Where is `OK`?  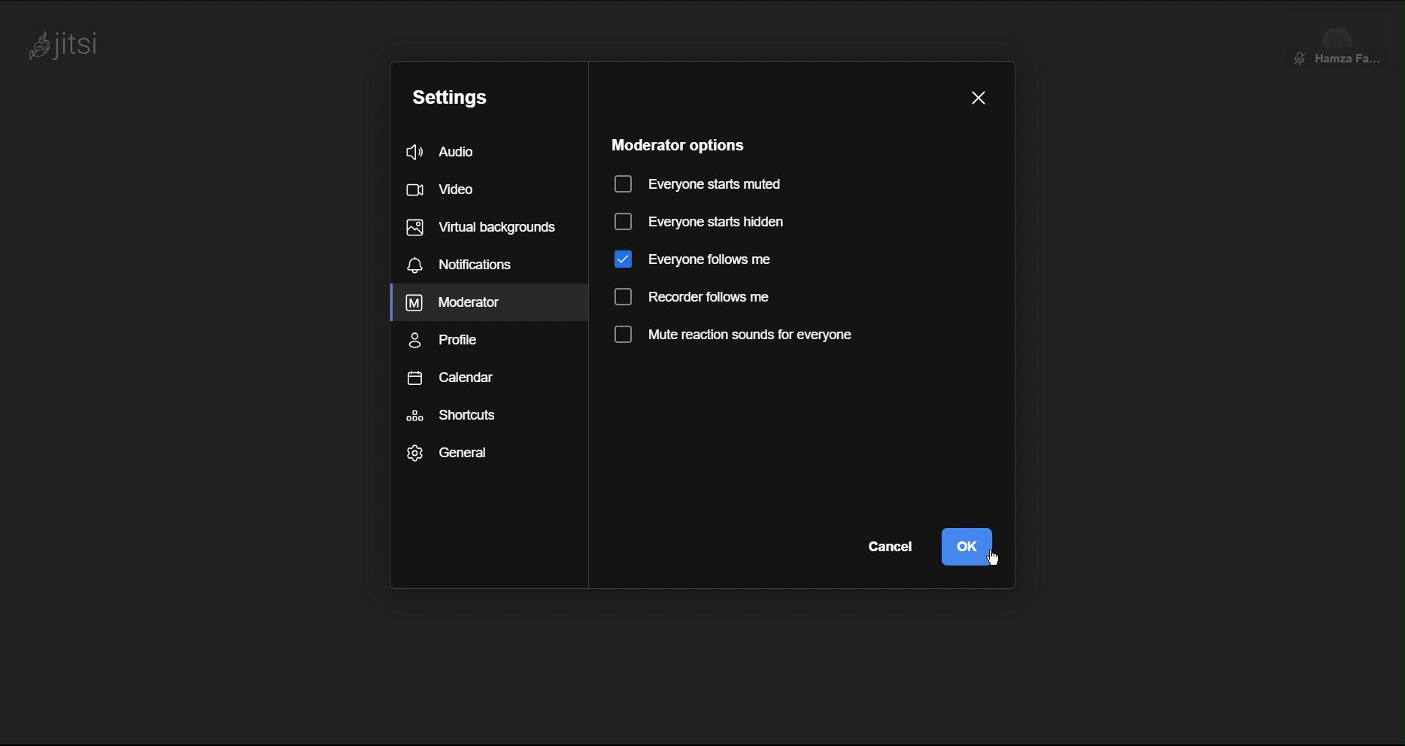 OK is located at coordinates (967, 547).